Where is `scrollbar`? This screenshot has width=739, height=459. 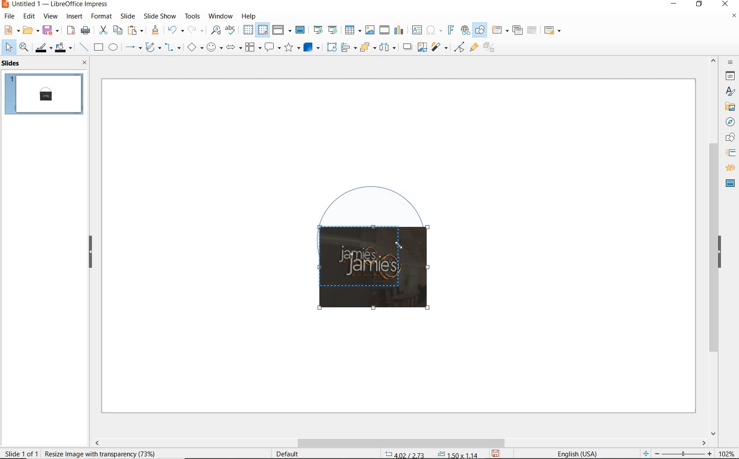 scrollbar is located at coordinates (713, 246).